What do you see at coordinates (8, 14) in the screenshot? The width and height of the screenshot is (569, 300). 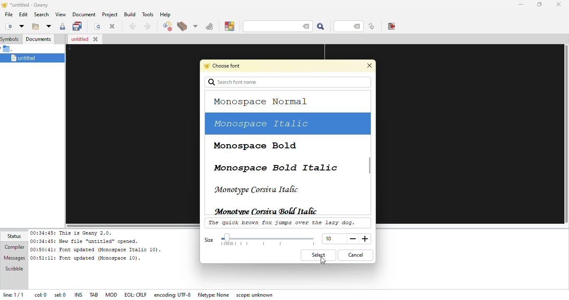 I see `file` at bounding box center [8, 14].